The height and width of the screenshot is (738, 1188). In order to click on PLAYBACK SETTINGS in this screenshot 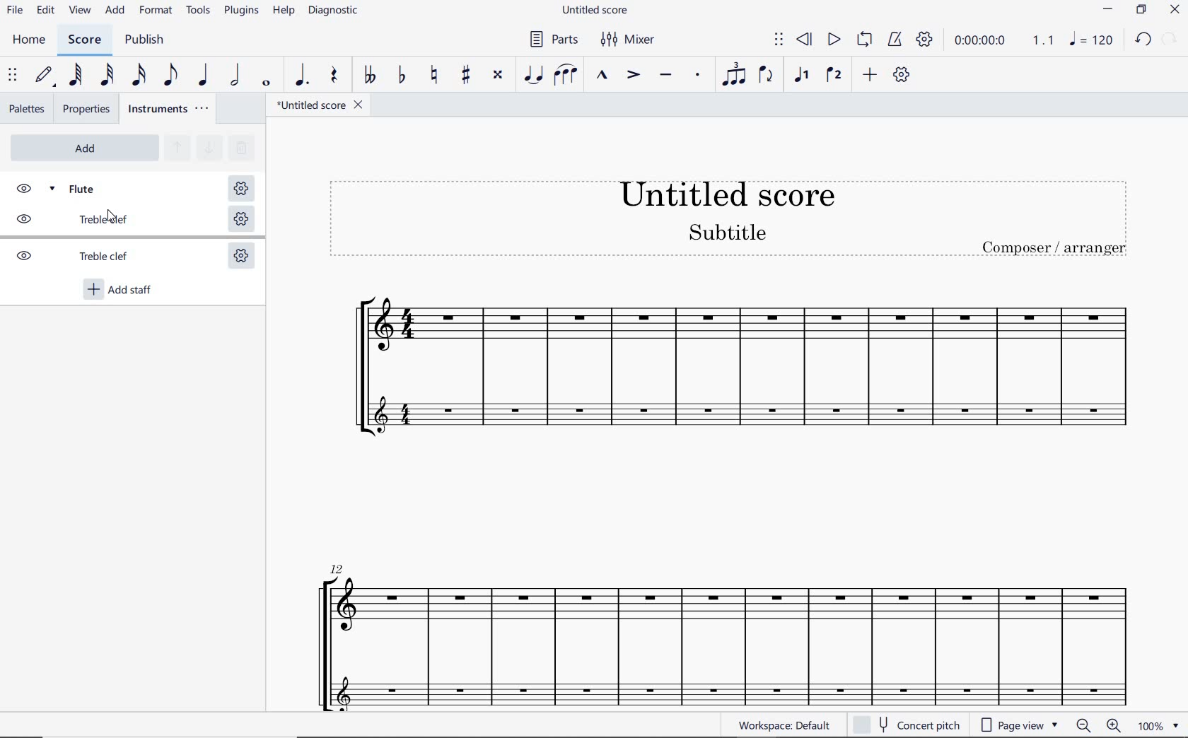, I will do `click(924, 40)`.